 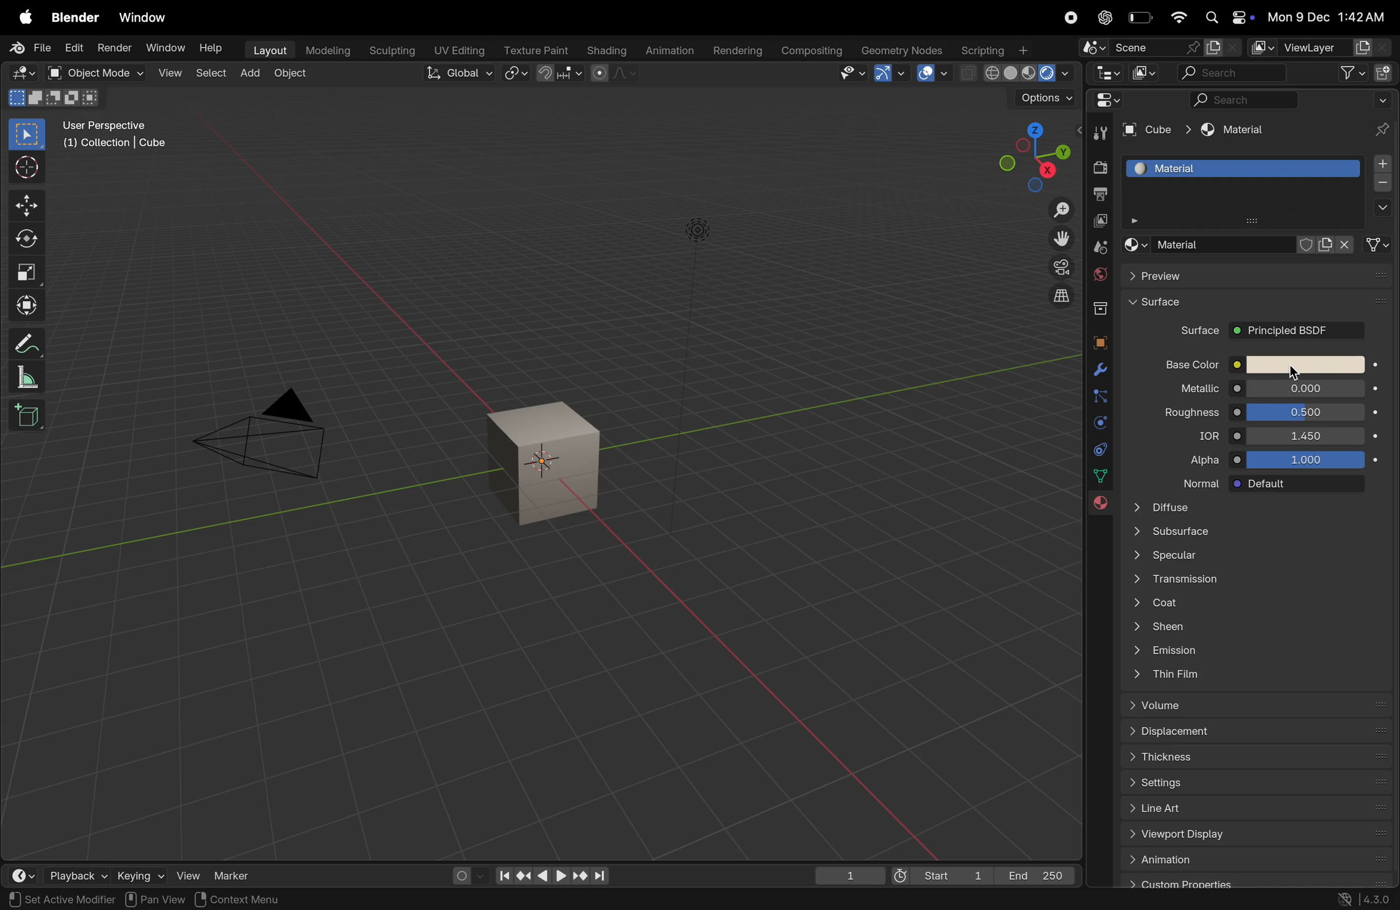 What do you see at coordinates (1295, 371) in the screenshot?
I see `cursor` at bounding box center [1295, 371].